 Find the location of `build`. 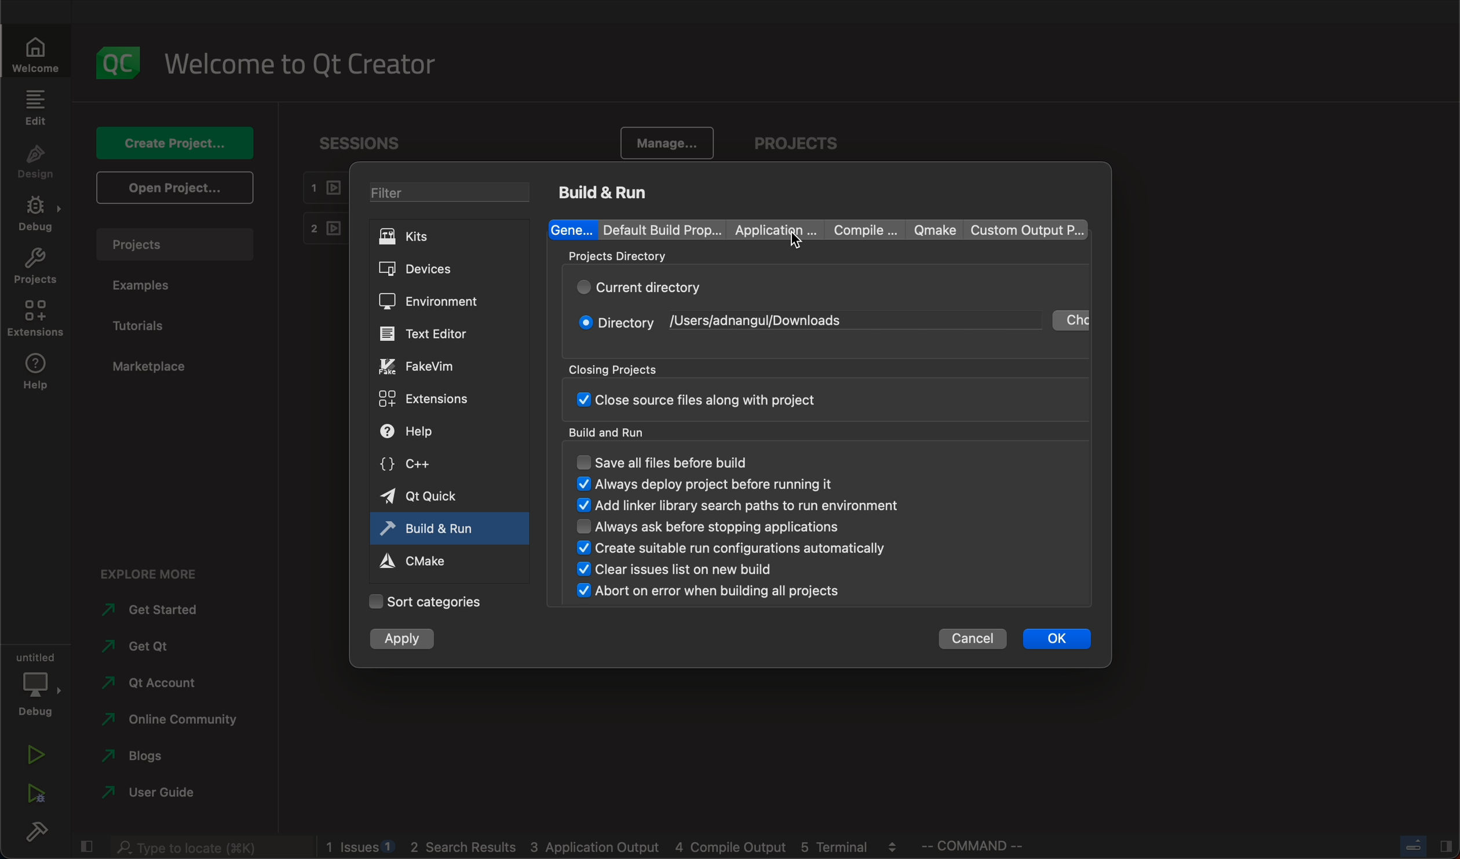

build is located at coordinates (39, 834).